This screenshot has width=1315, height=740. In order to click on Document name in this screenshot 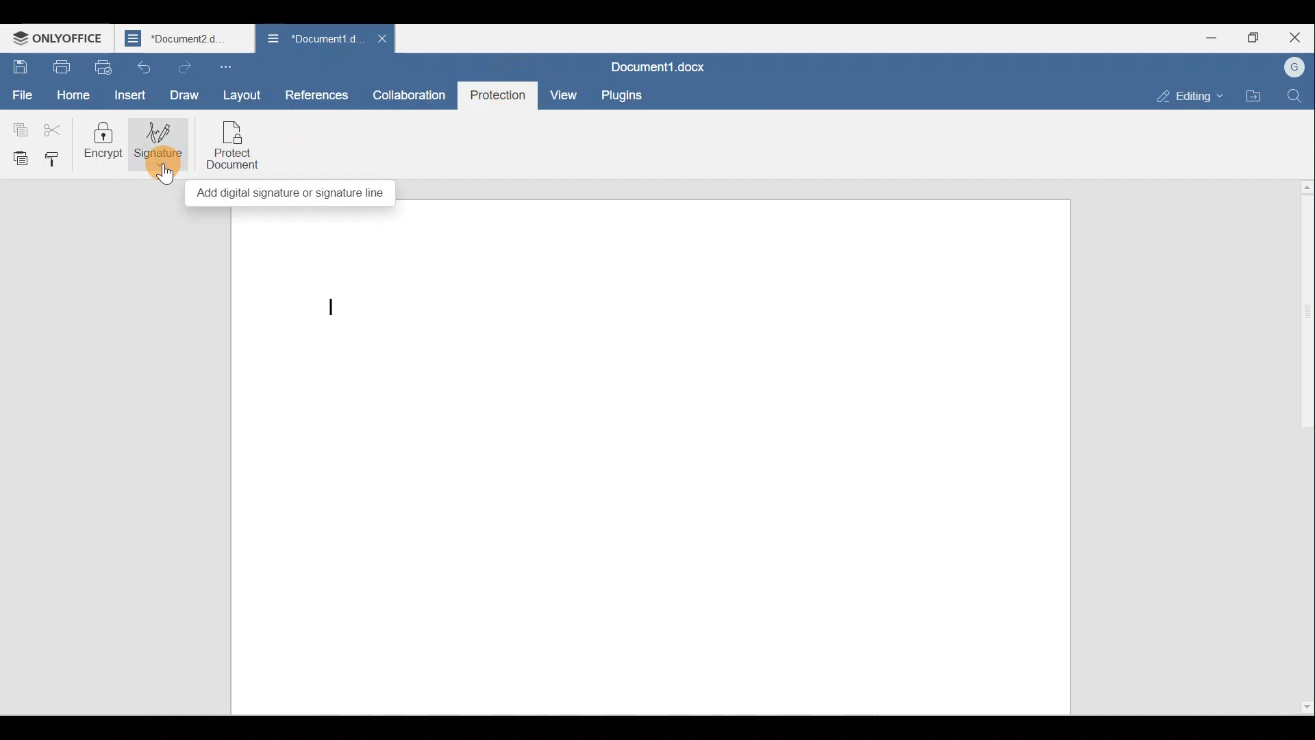, I will do `click(657, 65)`.